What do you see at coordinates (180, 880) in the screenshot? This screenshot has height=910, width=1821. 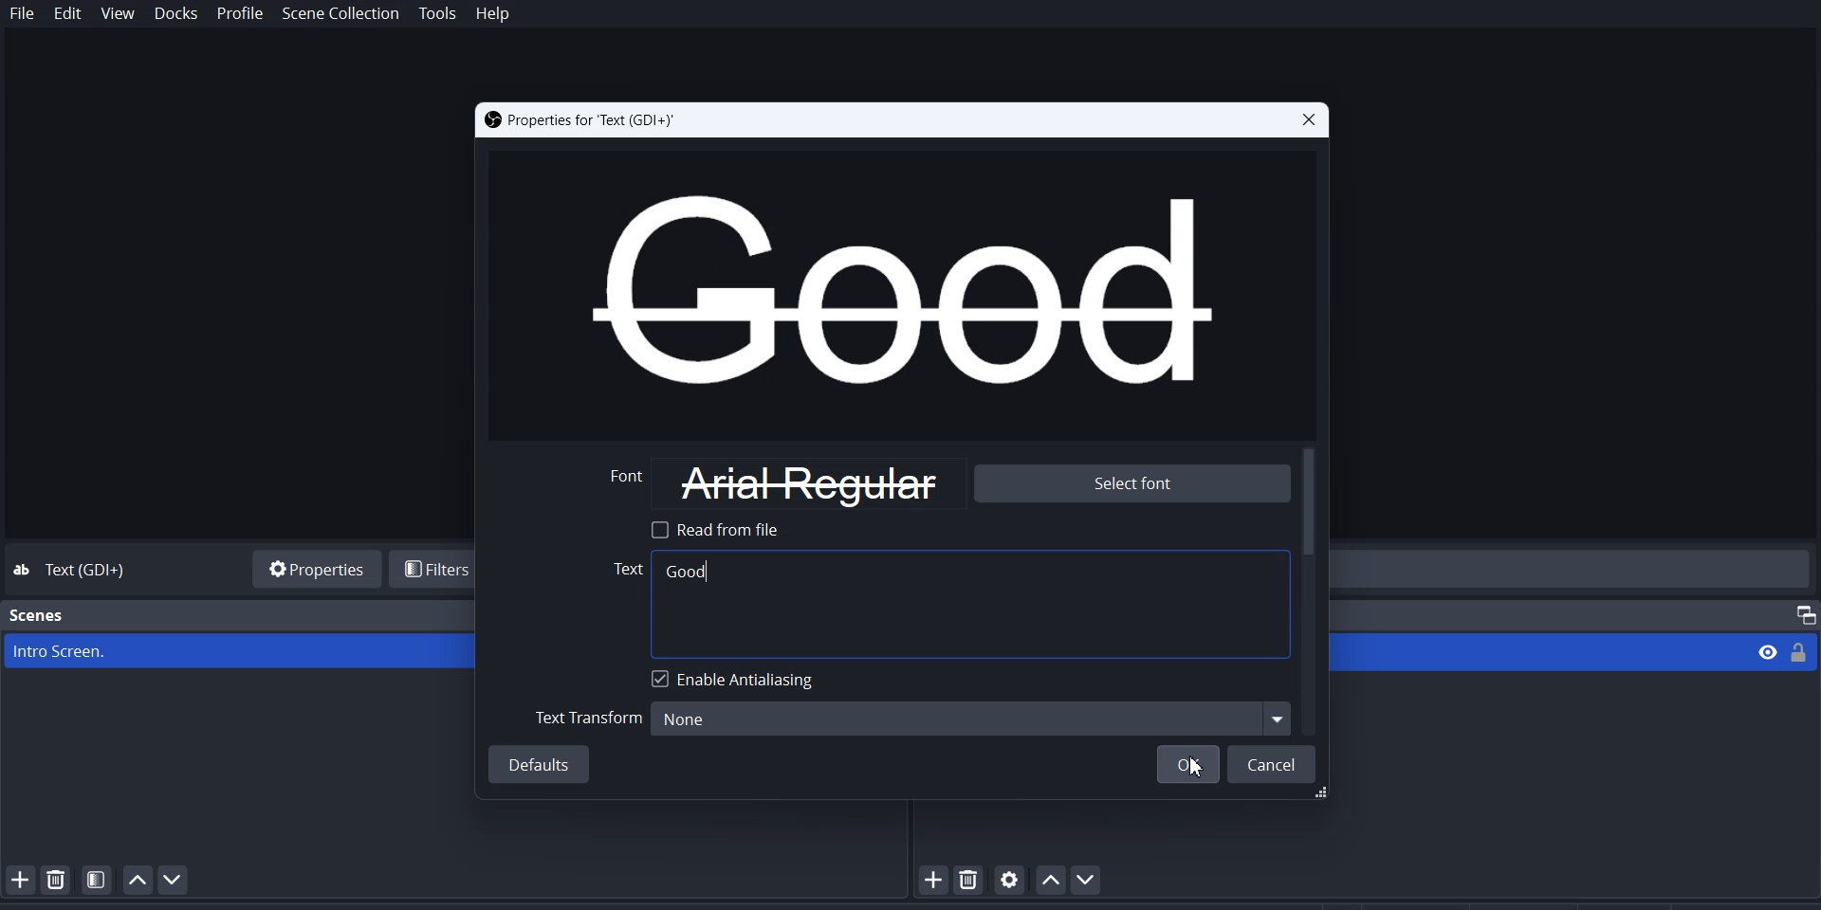 I see `Move scene Down` at bounding box center [180, 880].